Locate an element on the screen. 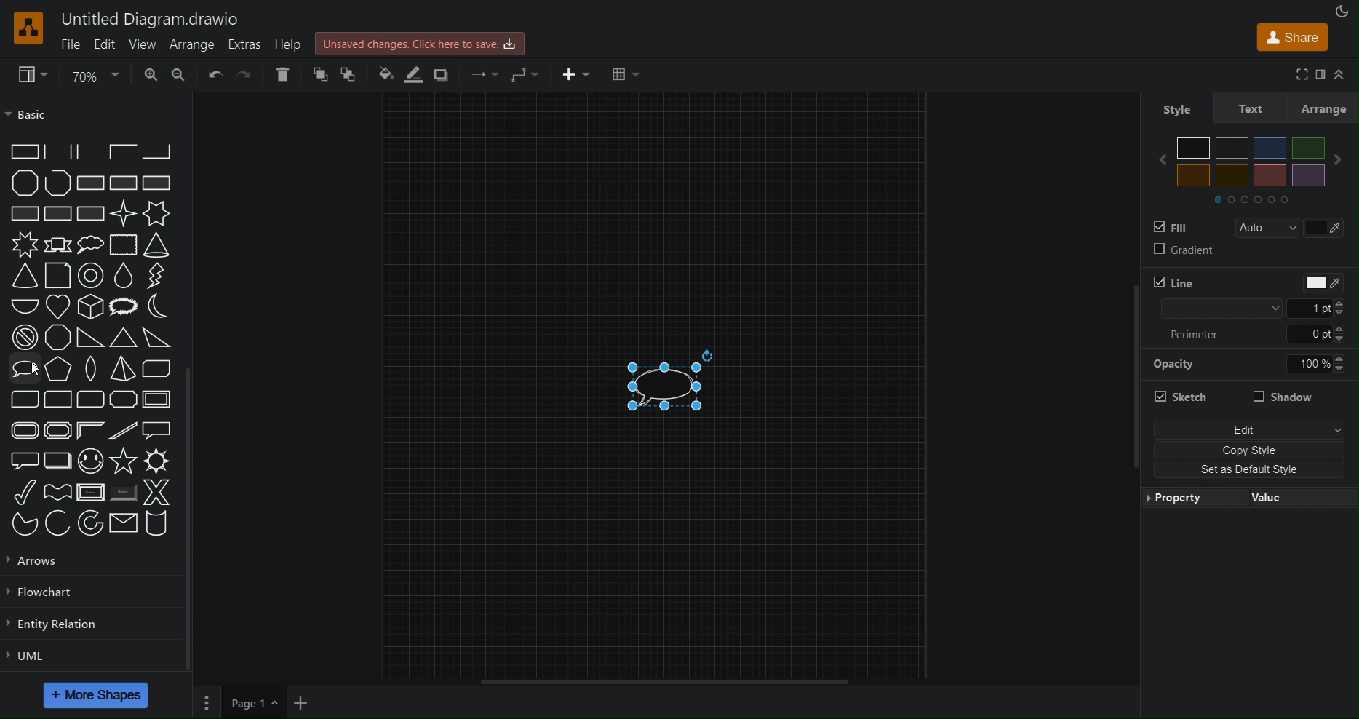 The width and height of the screenshot is (1359, 719). Format is located at coordinates (1321, 74).